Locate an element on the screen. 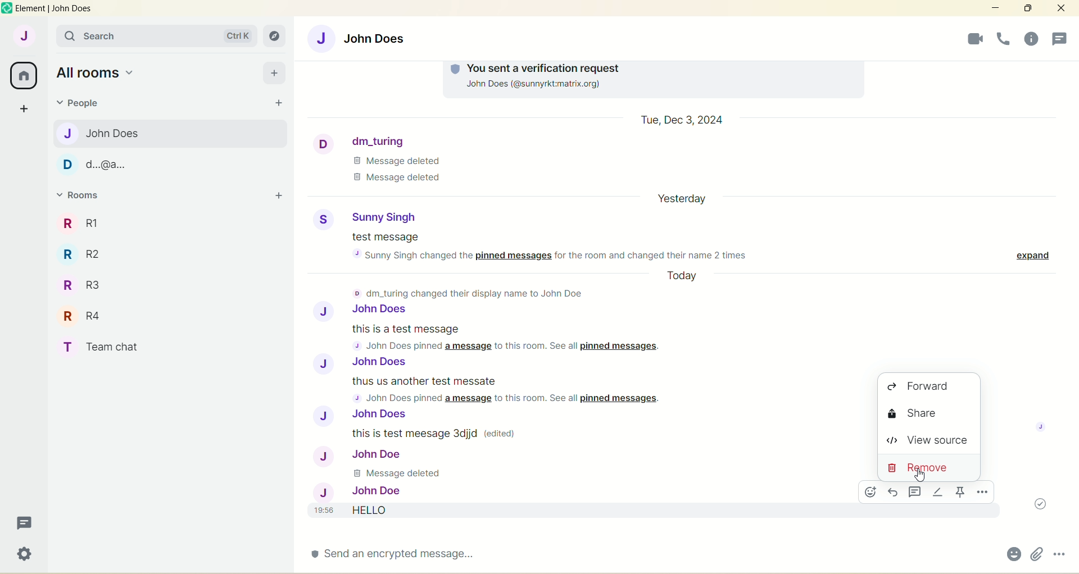 The width and height of the screenshot is (1079, 574). all rooms is located at coordinates (97, 72).